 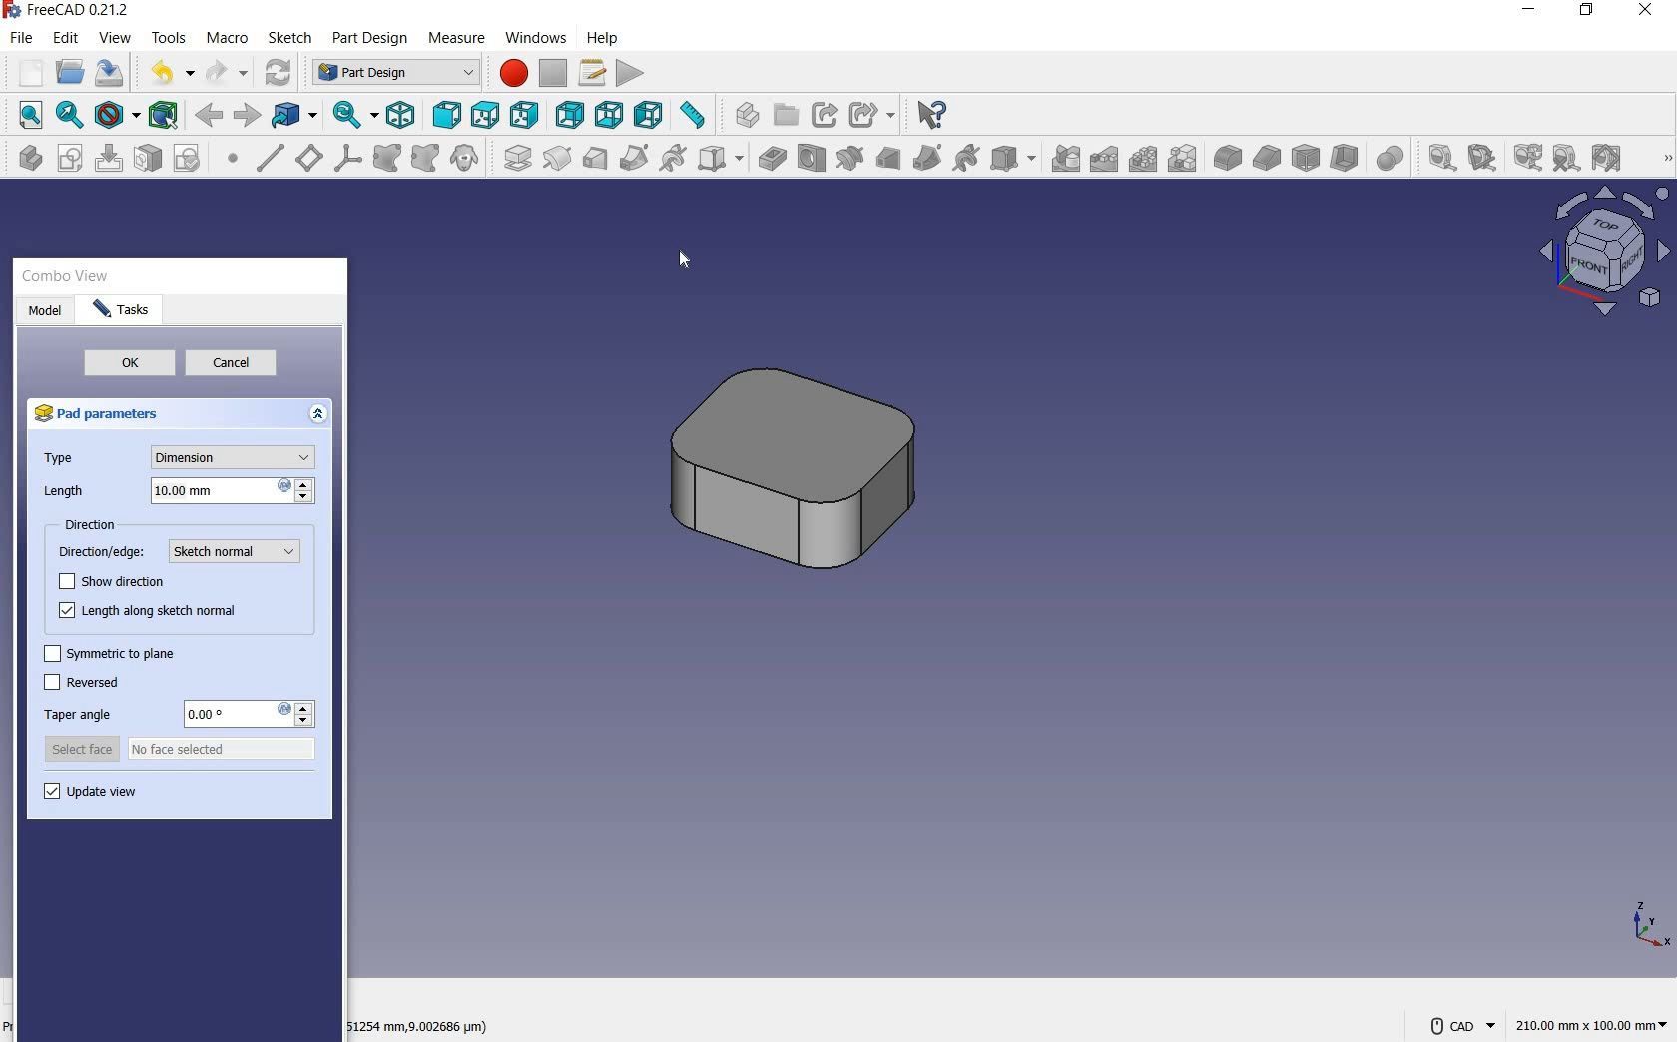 I want to click on Model, so click(x=49, y=311).